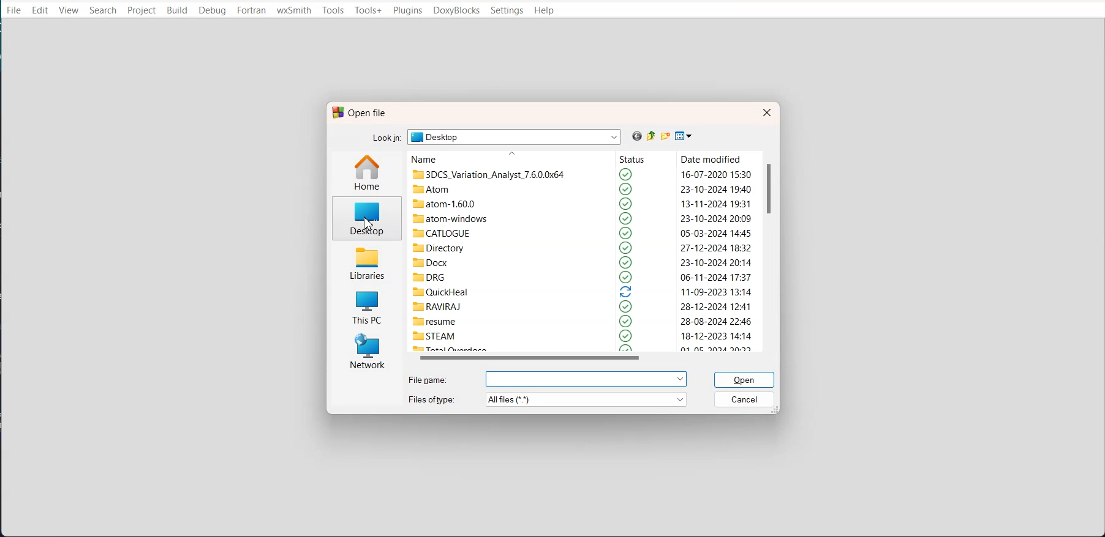  Describe the element at coordinates (745, 399) in the screenshot. I see `Cancel` at that location.